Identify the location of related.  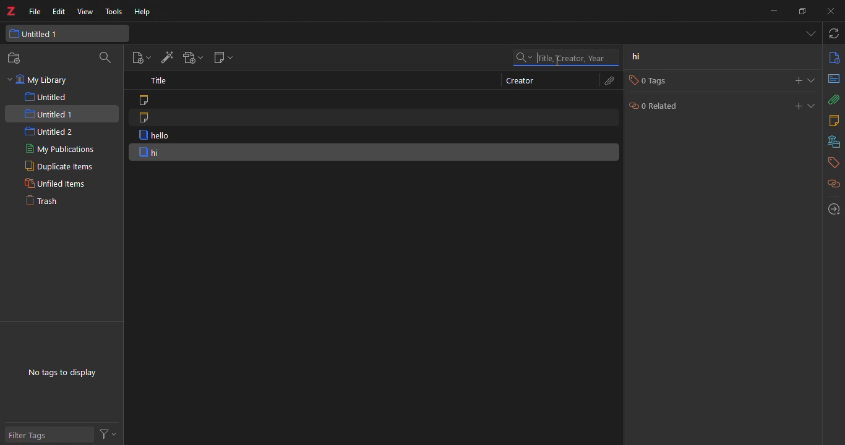
(833, 184).